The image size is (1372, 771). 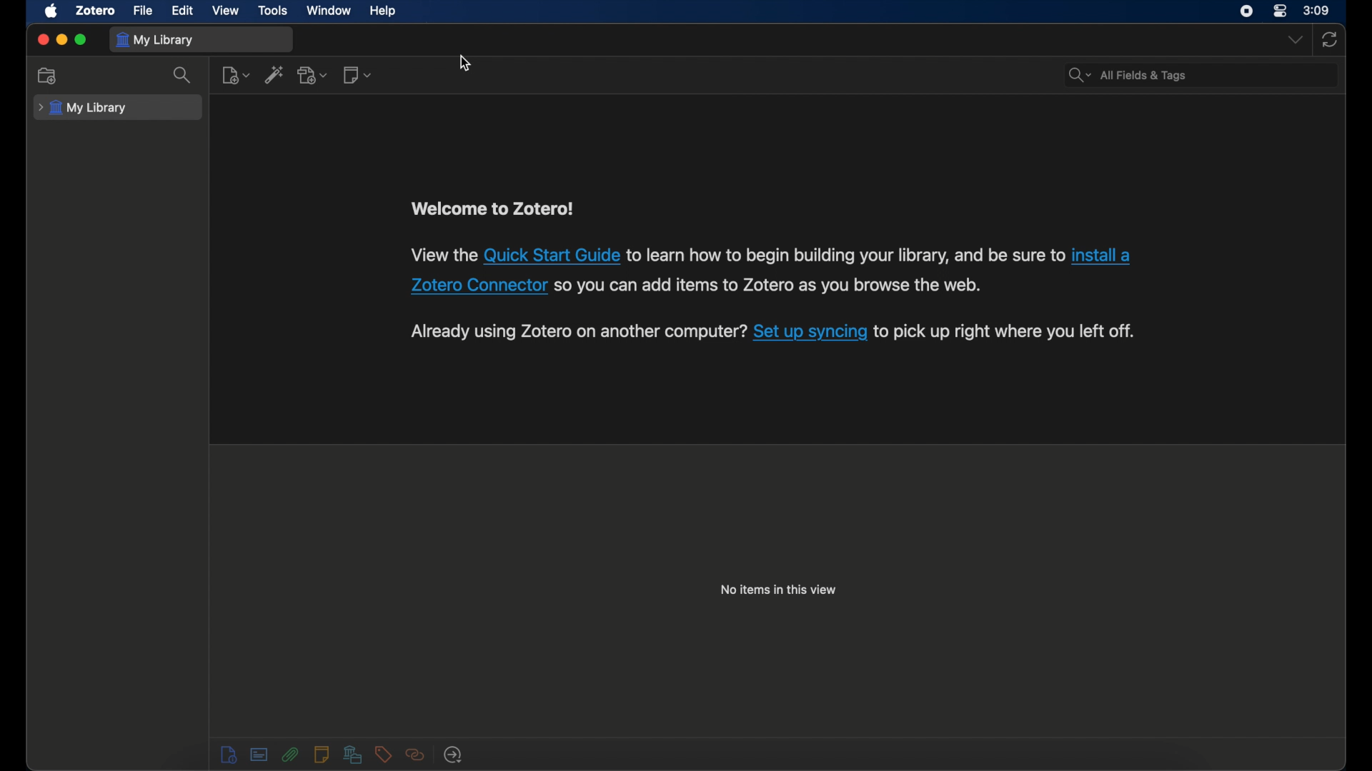 I want to click on my library, so click(x=155, y=39).